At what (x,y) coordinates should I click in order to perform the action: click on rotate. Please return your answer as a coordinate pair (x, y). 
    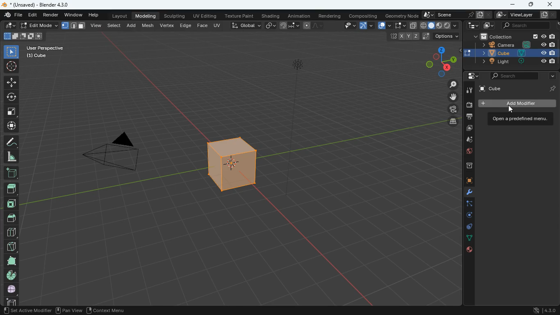
    Looking at the image, I should click on (11, 97).